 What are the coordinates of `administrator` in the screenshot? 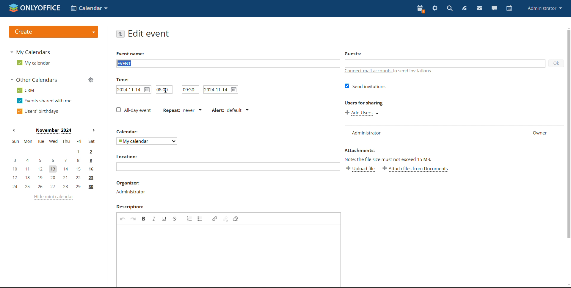 It's located at (545, 8).